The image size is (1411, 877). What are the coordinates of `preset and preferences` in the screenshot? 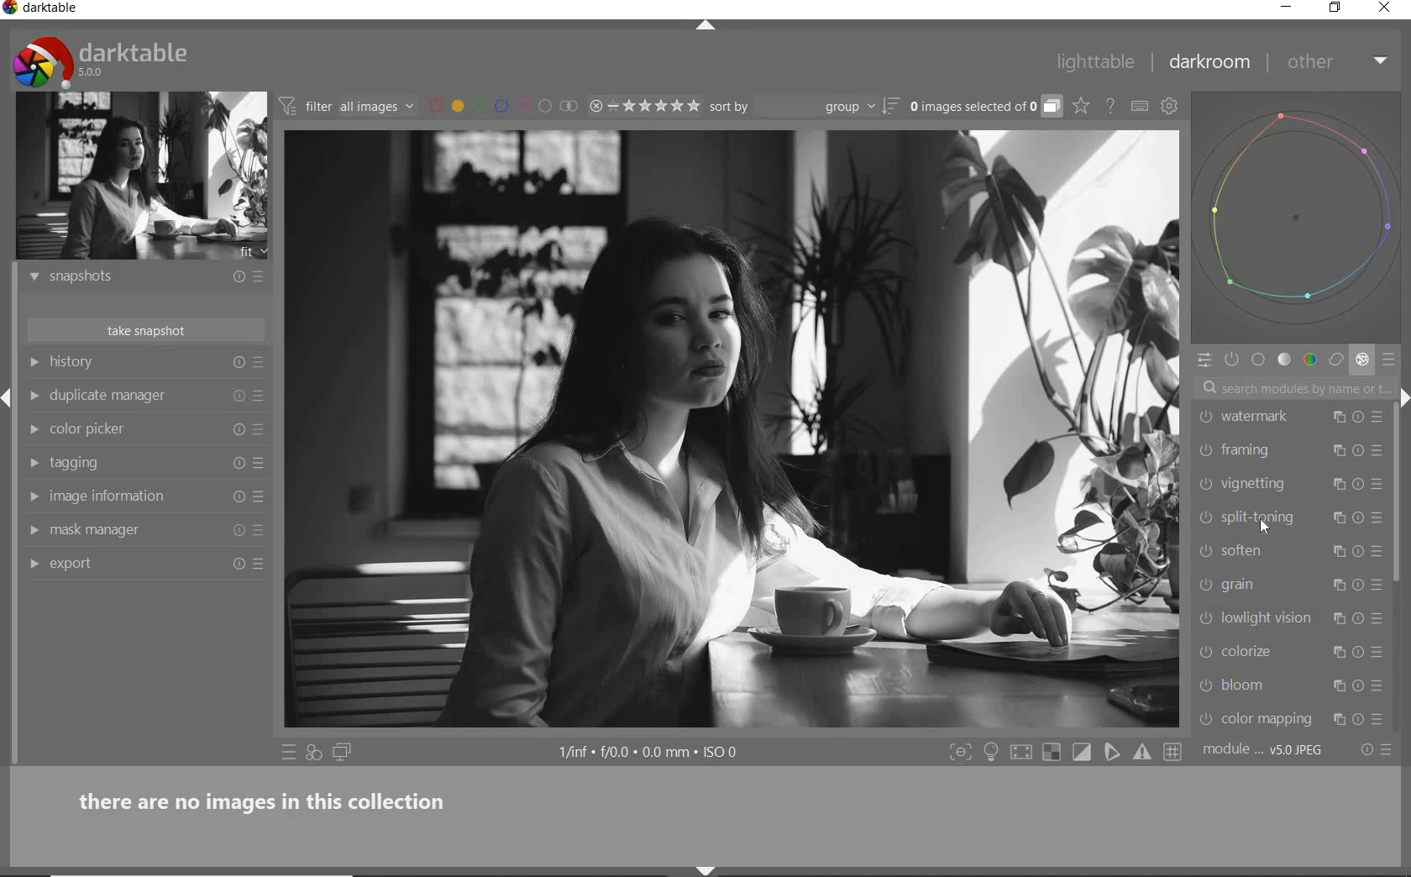 It's located at (1378, 450).